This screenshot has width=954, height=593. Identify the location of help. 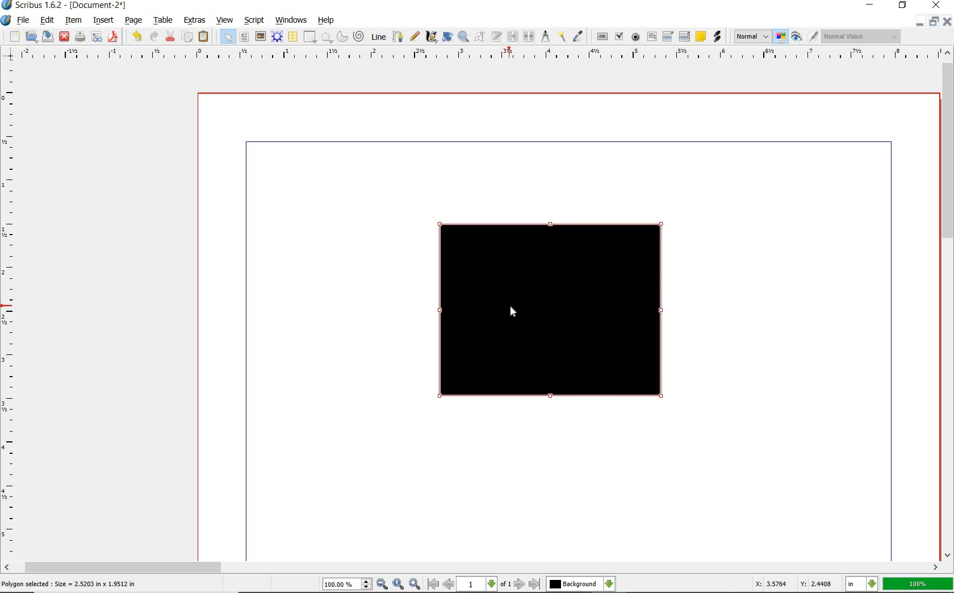
(327, 21).